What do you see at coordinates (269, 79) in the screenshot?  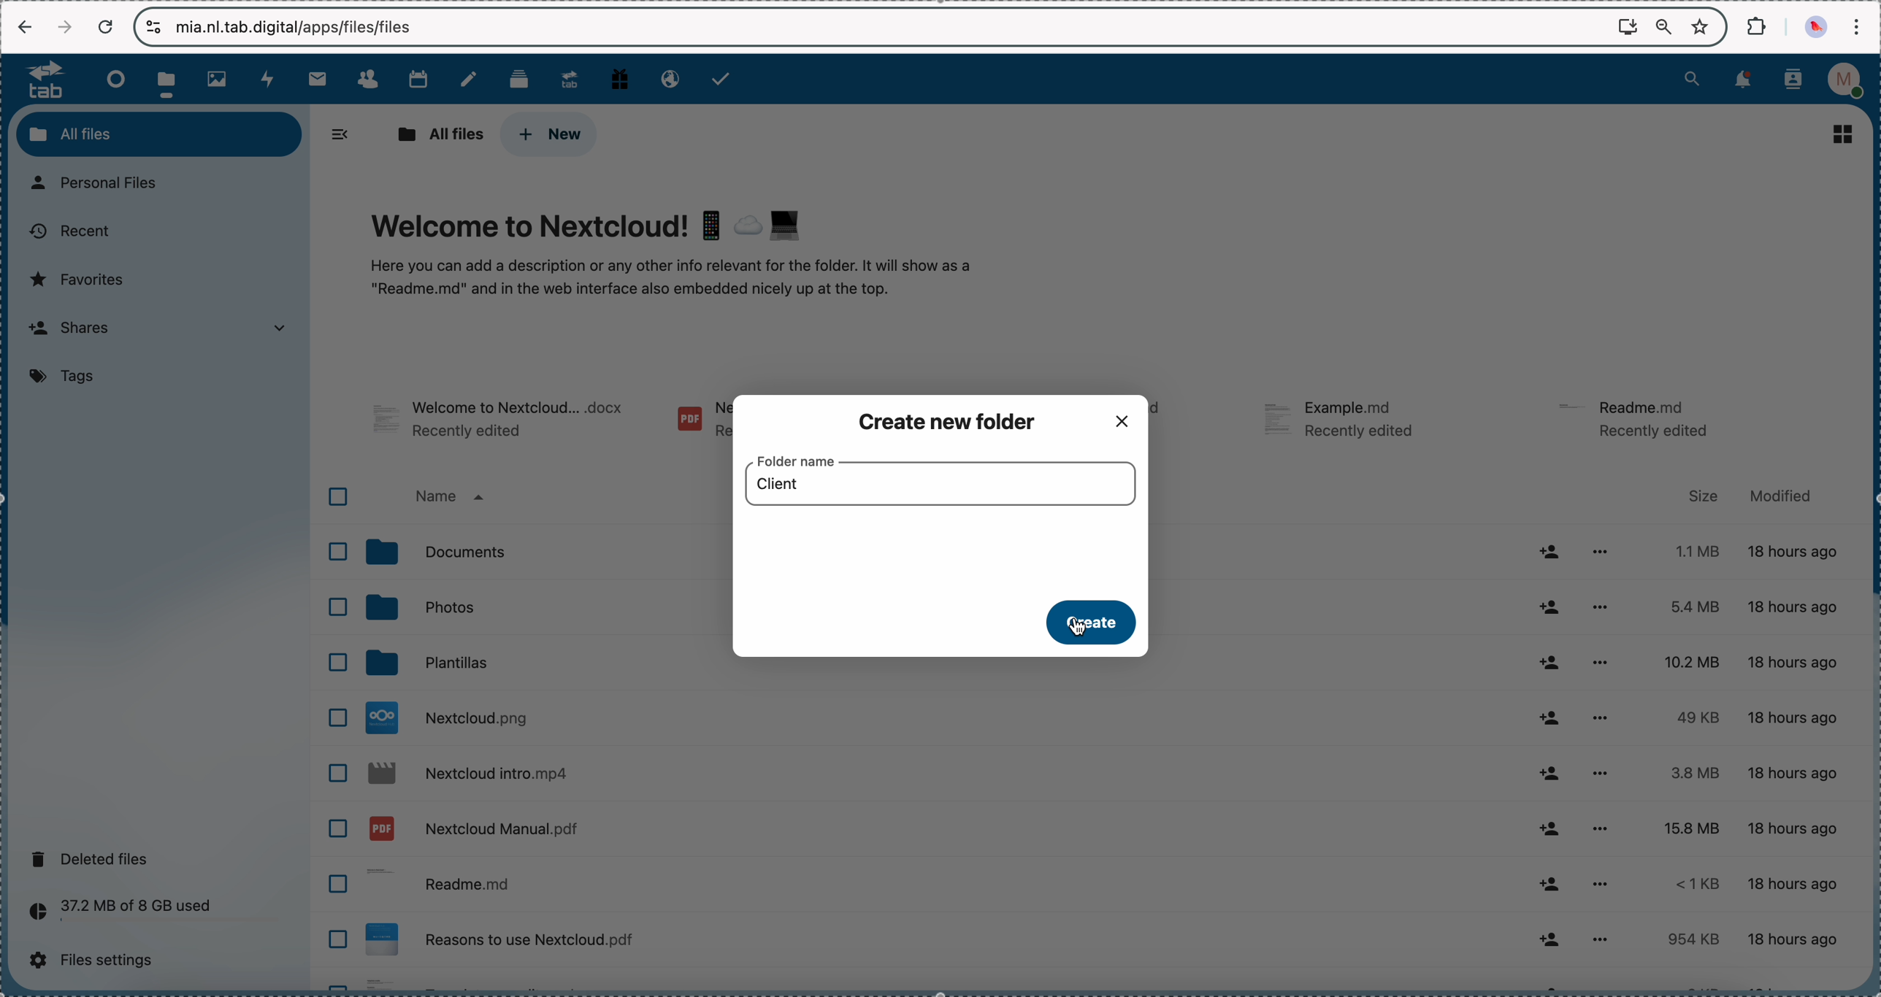 I see `activity` at bounding box center [269, 79].